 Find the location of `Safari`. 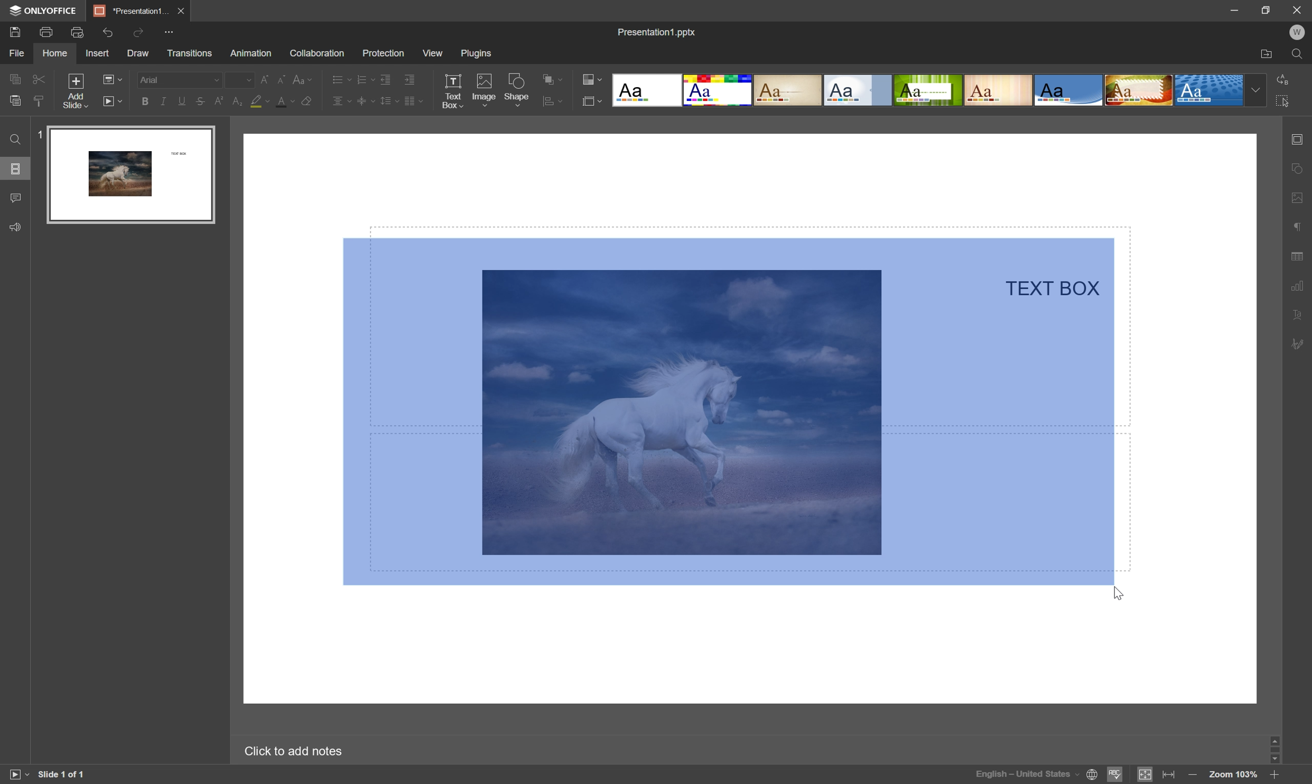

Safari is located at coordinates (1139, 91).